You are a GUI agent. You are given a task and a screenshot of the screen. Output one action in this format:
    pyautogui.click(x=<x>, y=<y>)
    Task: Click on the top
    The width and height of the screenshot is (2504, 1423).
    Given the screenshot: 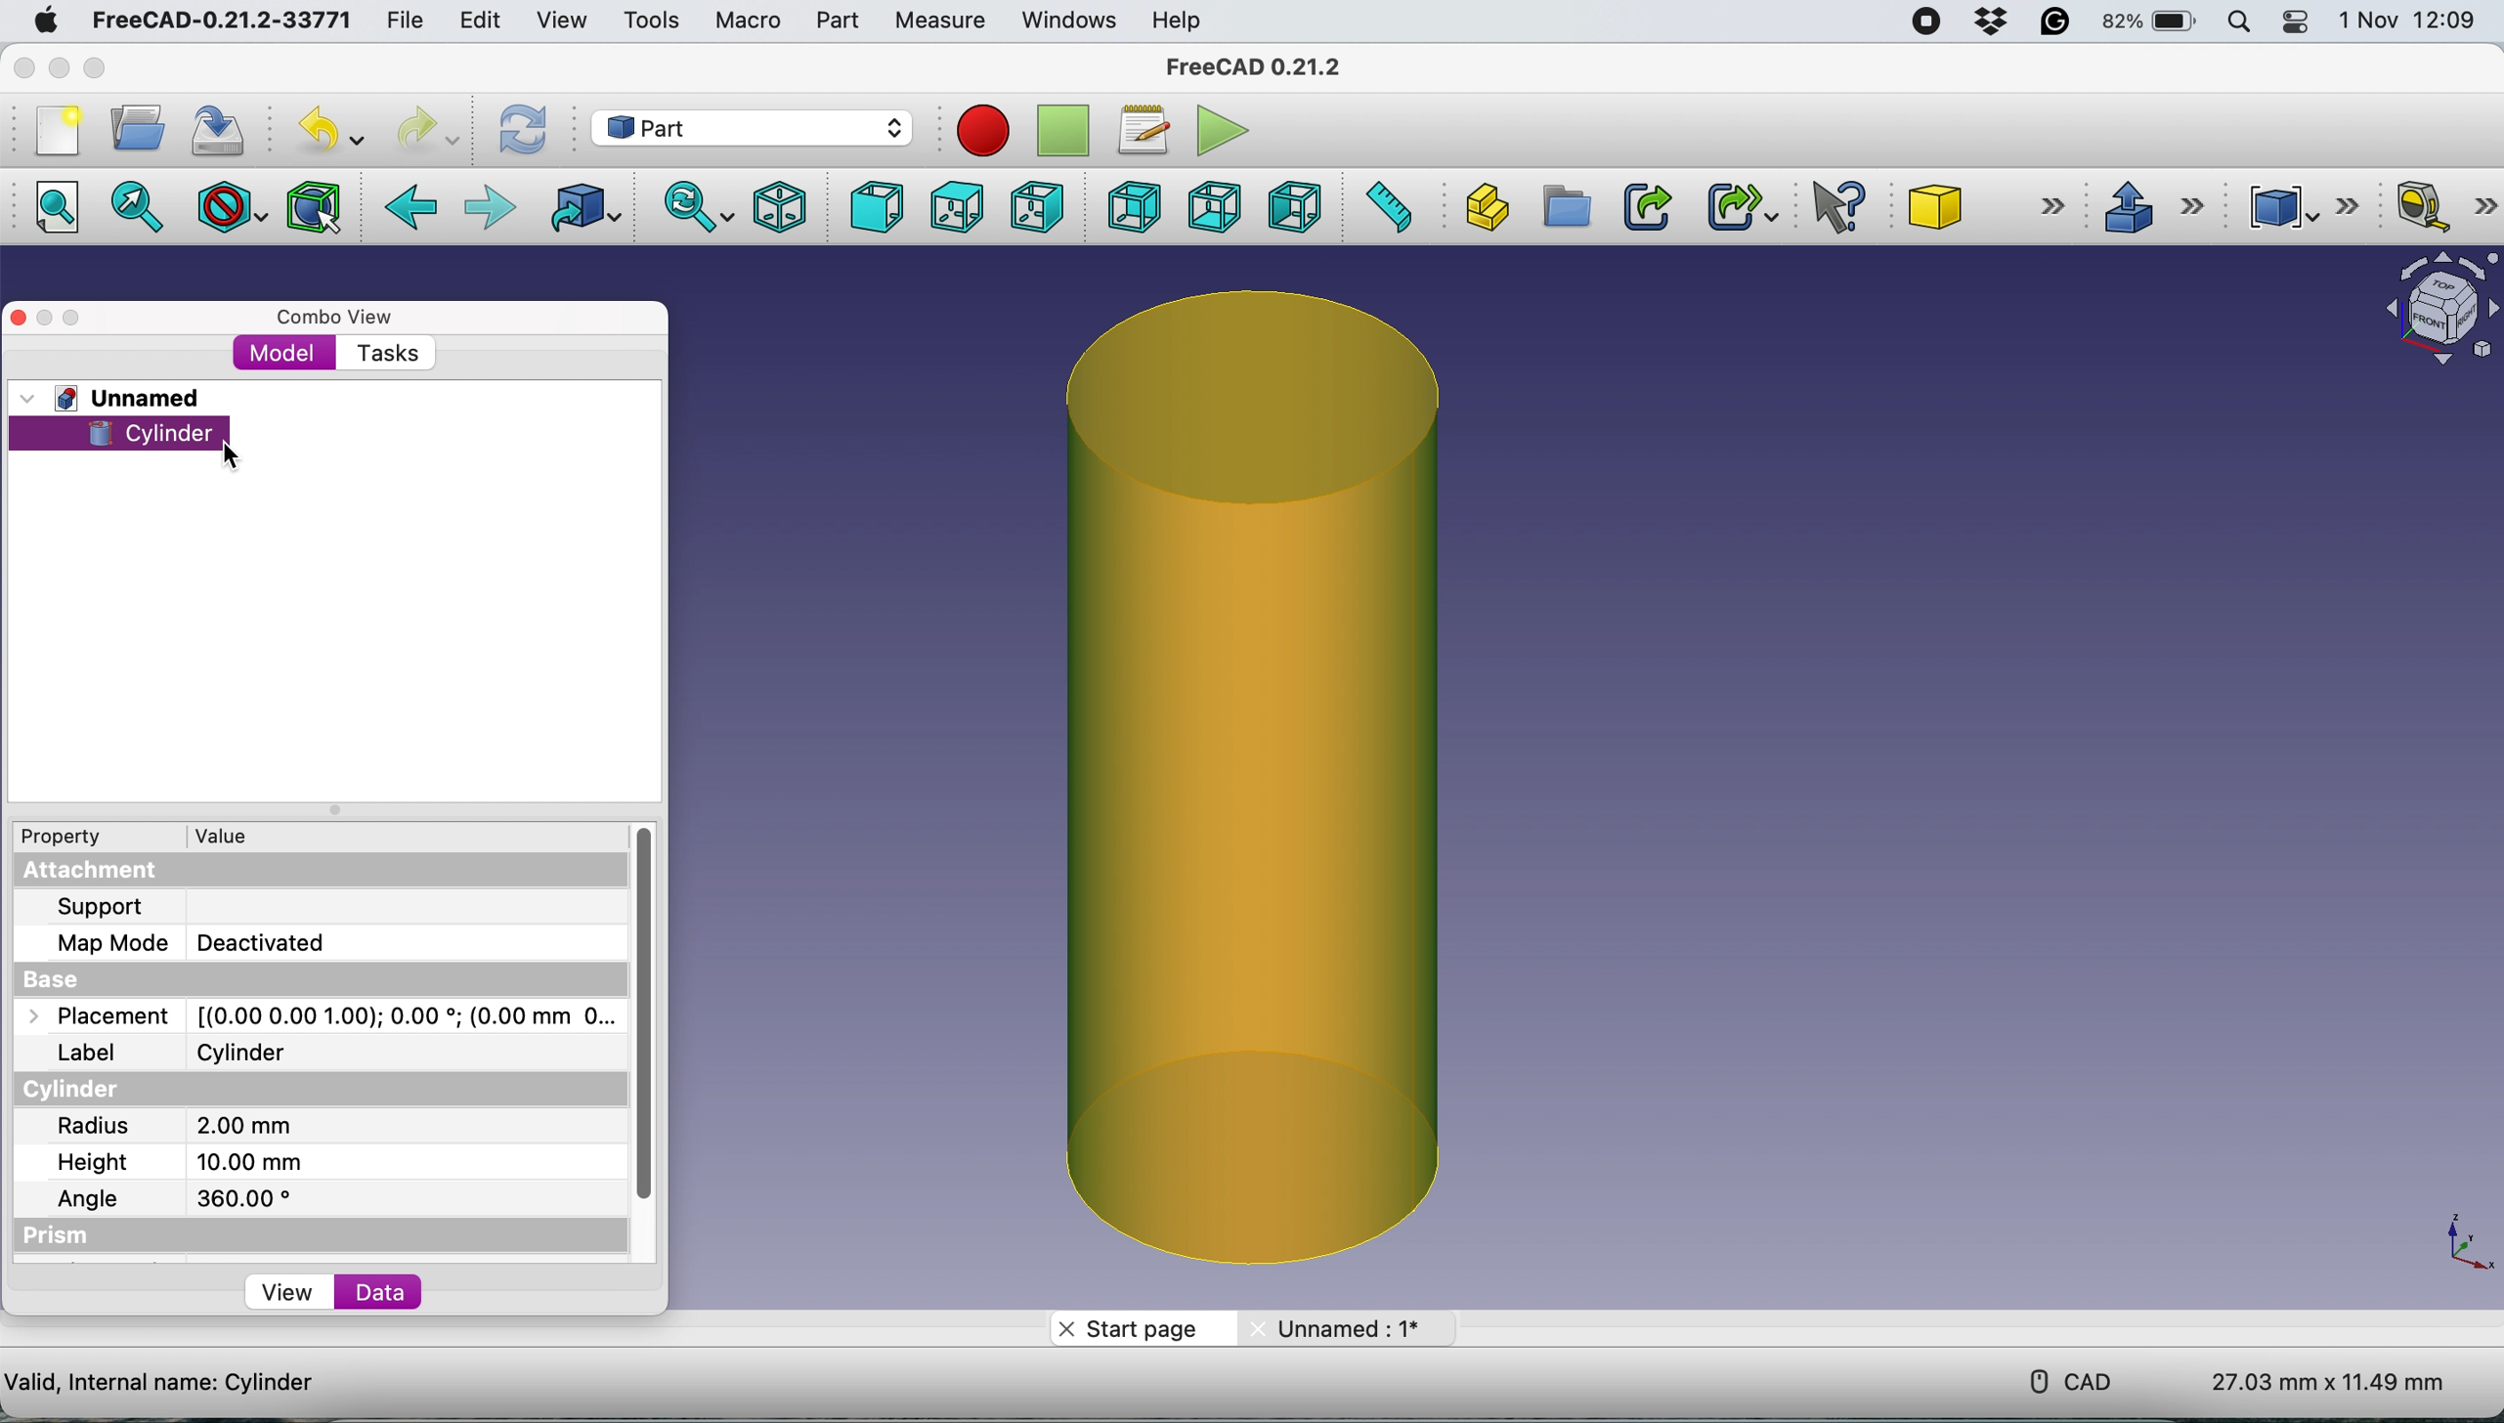 What is the action you would take?
    pyautogui.click(x=952, y=207)
    